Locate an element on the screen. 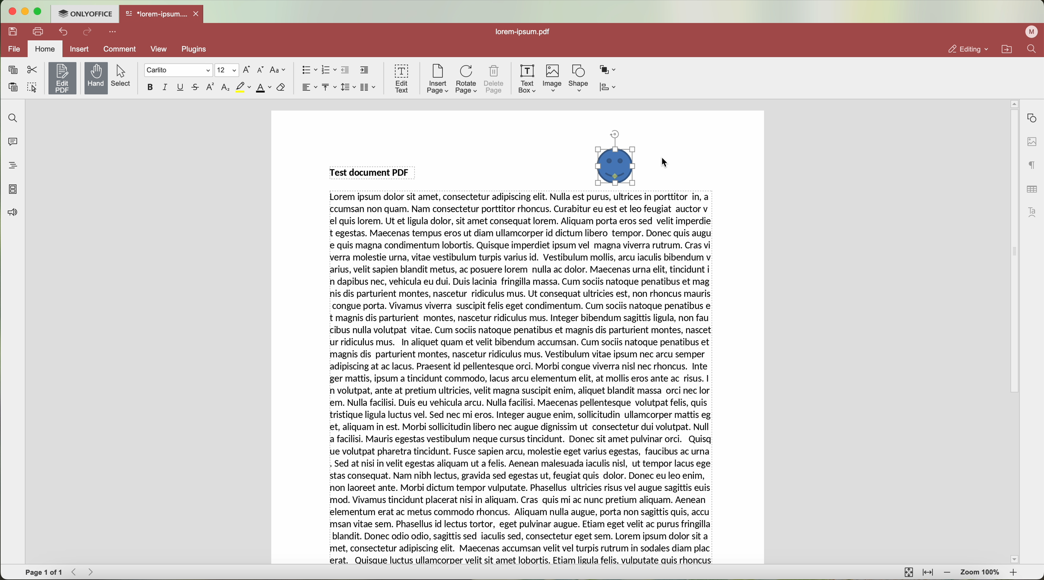  redo is located at coordinates (89, 33).